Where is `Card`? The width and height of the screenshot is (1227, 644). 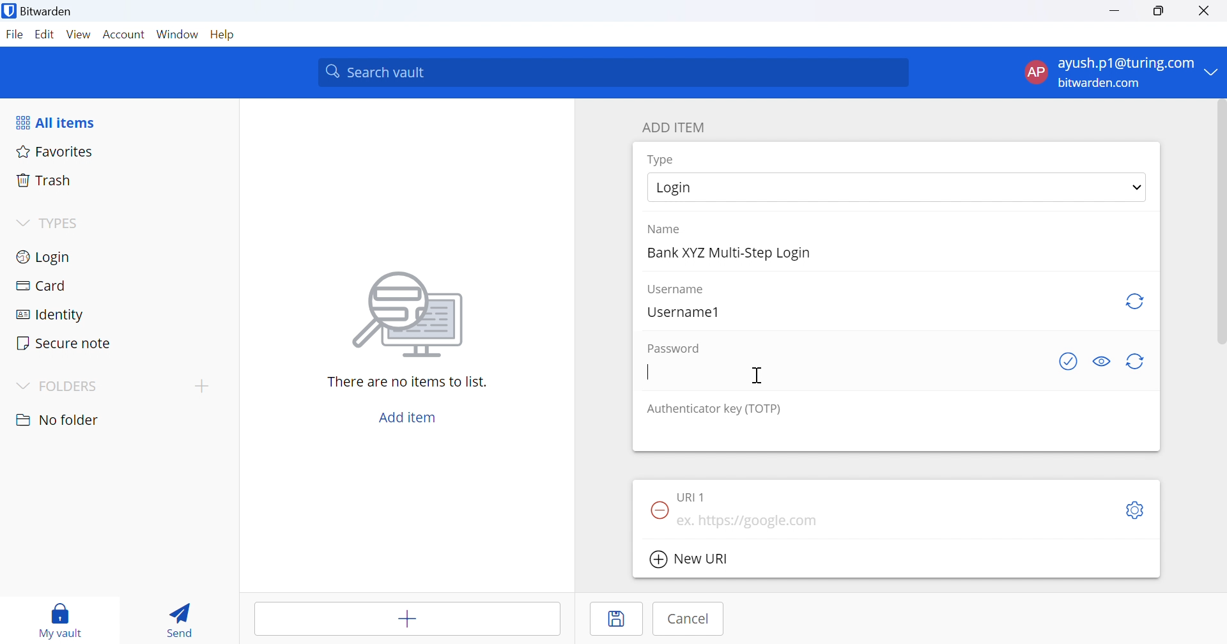 Card is located at coordinates (42, 285).